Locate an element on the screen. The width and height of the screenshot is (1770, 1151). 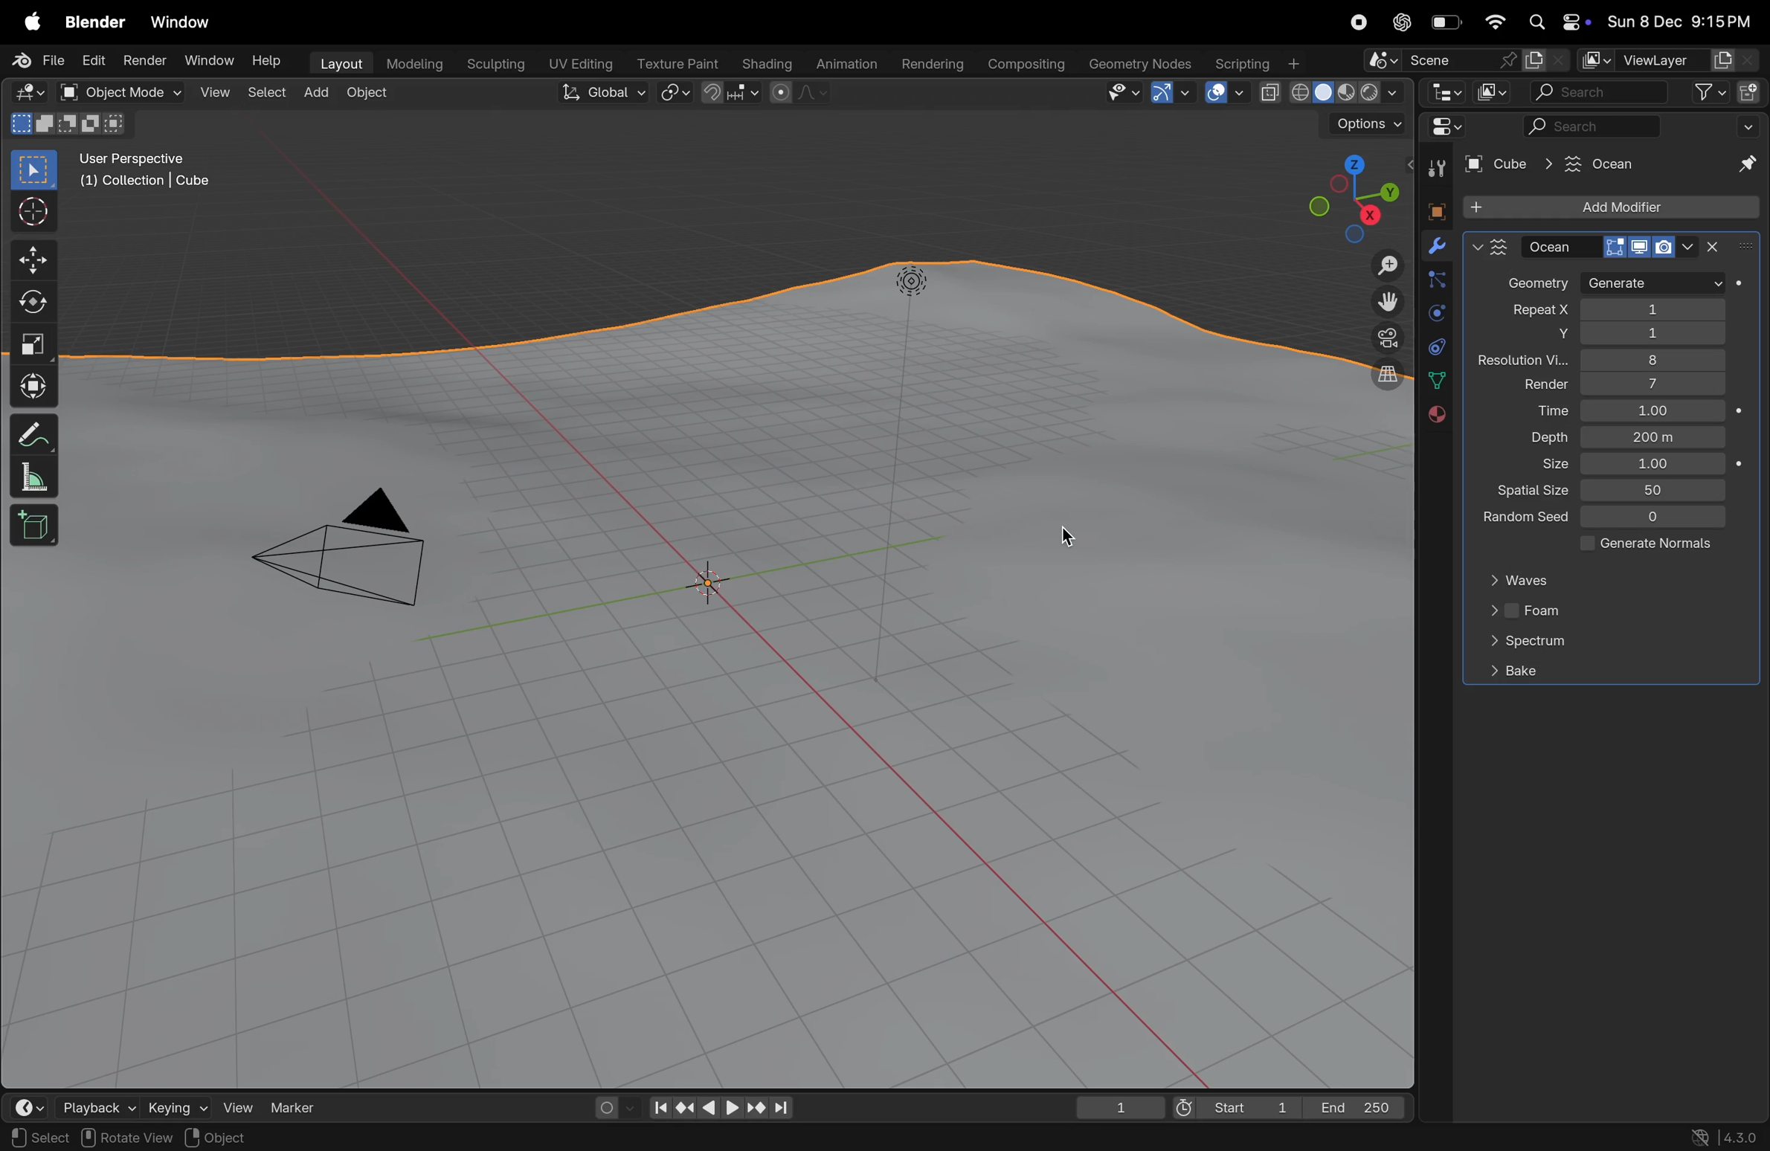
view is located at coordinates (236, 1105).